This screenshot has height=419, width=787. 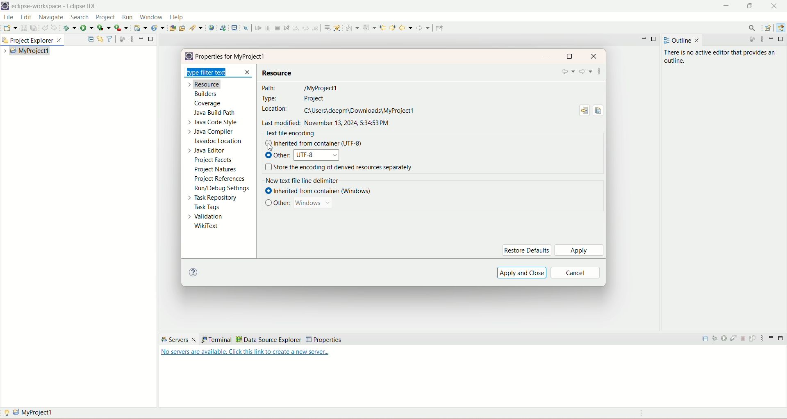 I want to click on logo, so click(x=188, y=56).